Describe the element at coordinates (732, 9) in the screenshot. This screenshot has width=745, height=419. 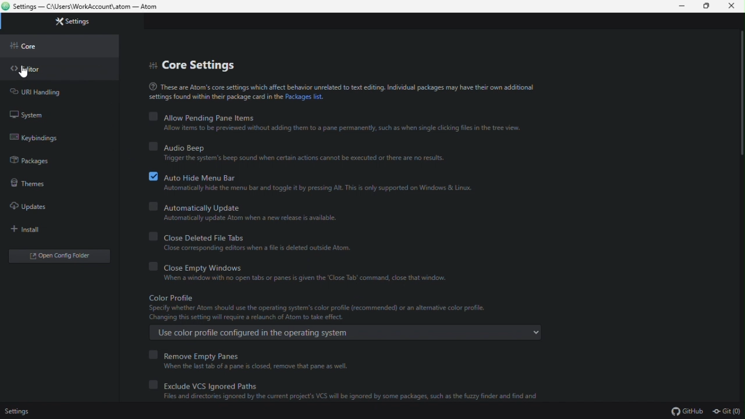
I see `Close` at that location.